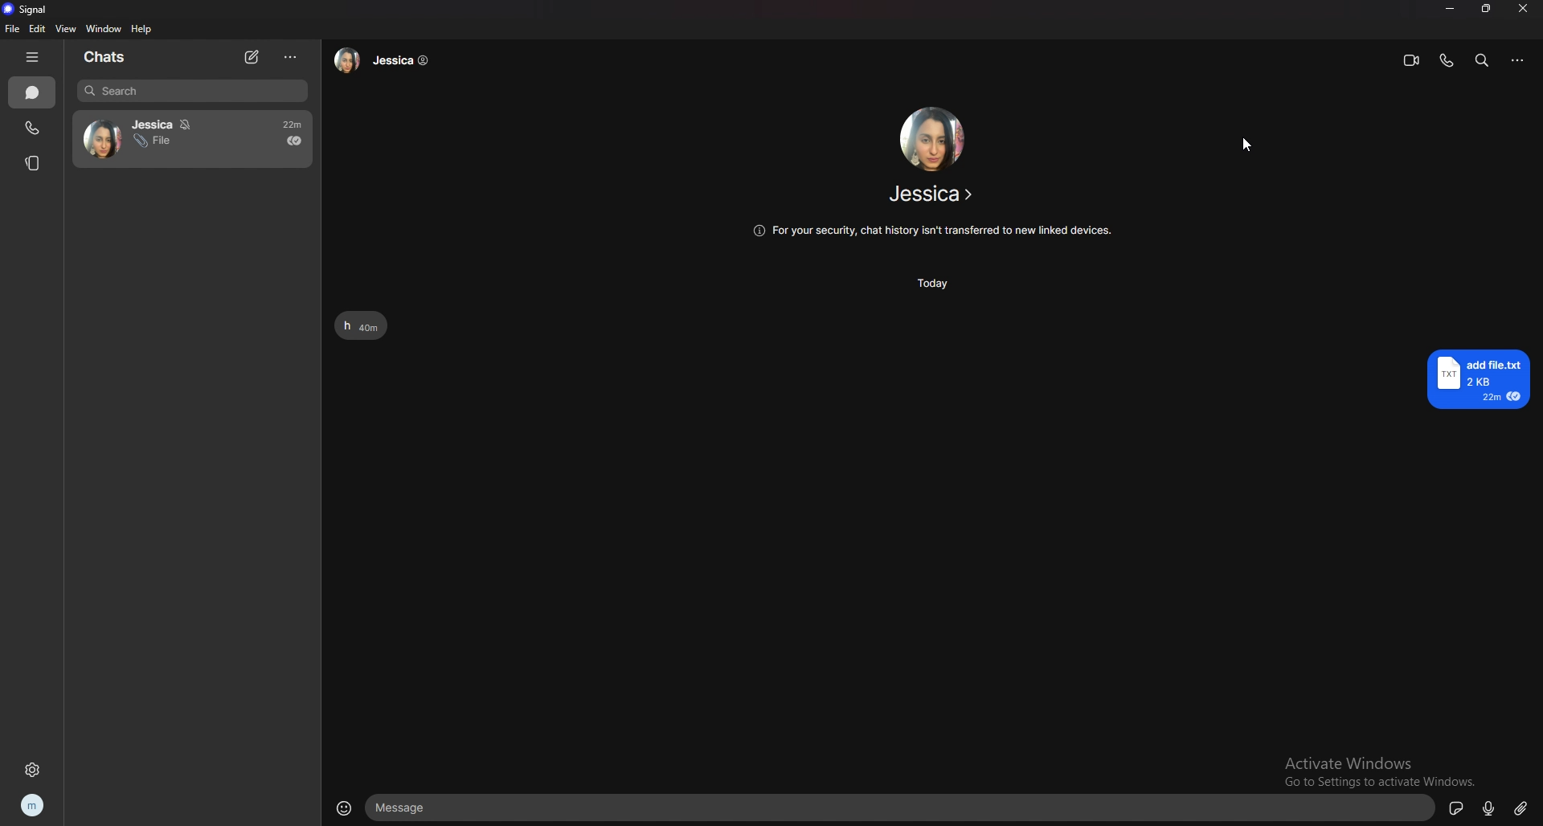  What do you see at coordinates (362, 326) in the screenshot?
I see `text` at bounding box center [362, 326].